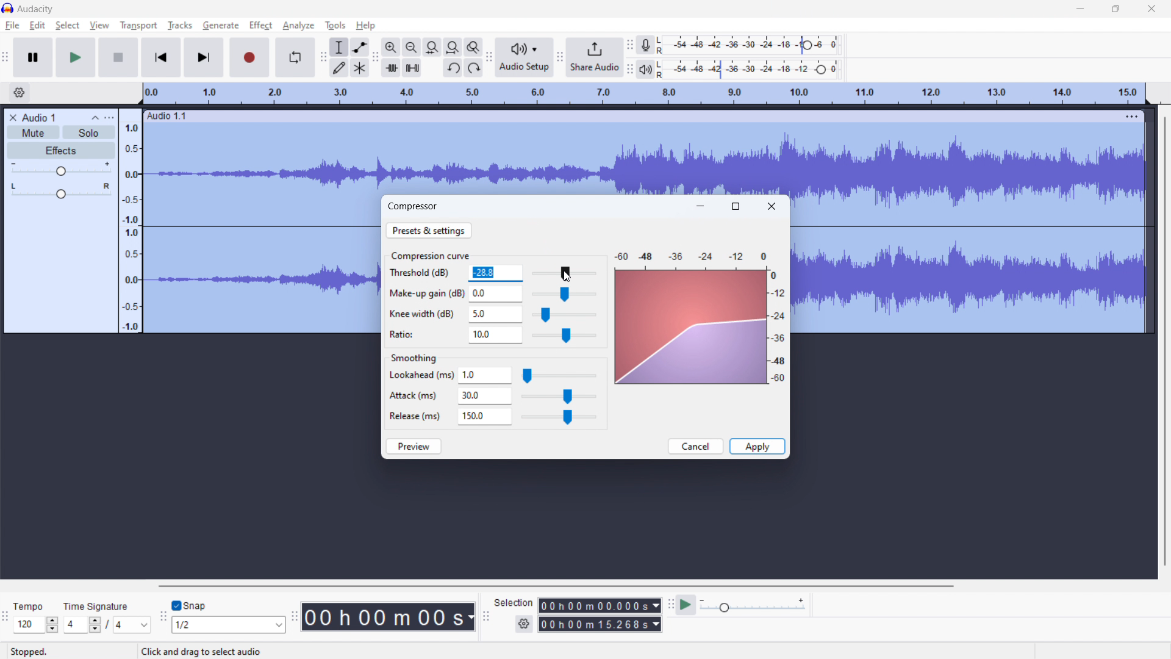 Image resolution: width=1171 pixels, height=659 pixels. Describe the element at coordinates (60, 150) in the screenshot. I see `effects` at that location.